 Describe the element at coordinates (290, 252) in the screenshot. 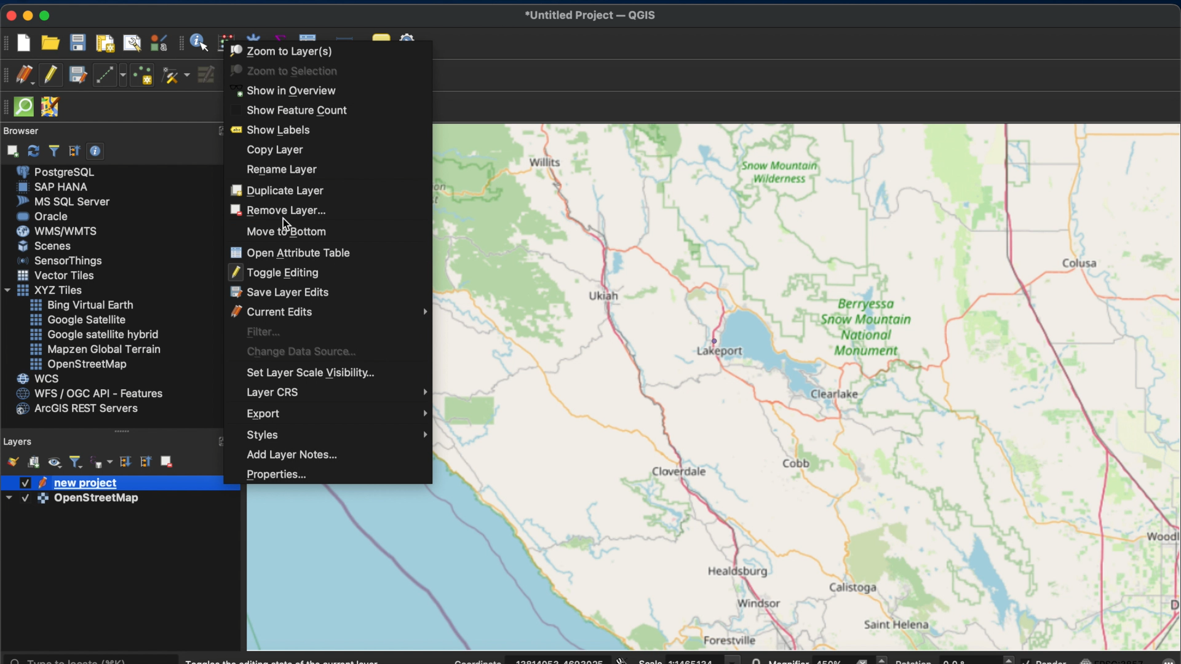

I see `open attribute. table` at that location.